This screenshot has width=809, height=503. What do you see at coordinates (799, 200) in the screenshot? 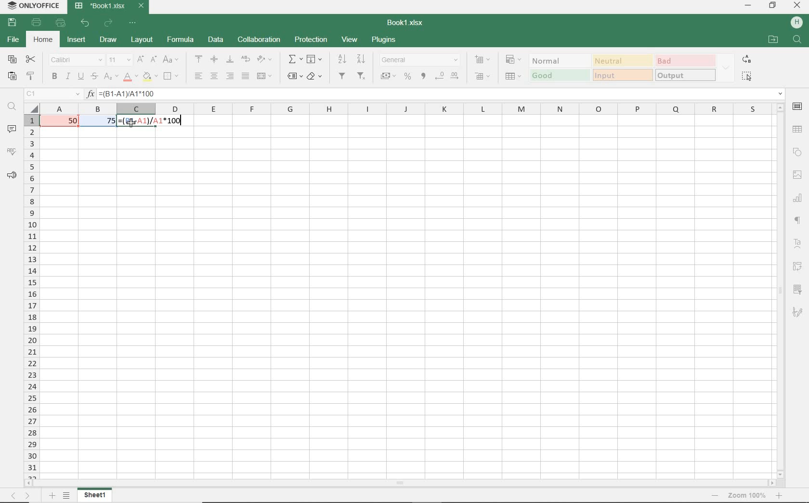
I see `chart` at bounding box center [799, 200].